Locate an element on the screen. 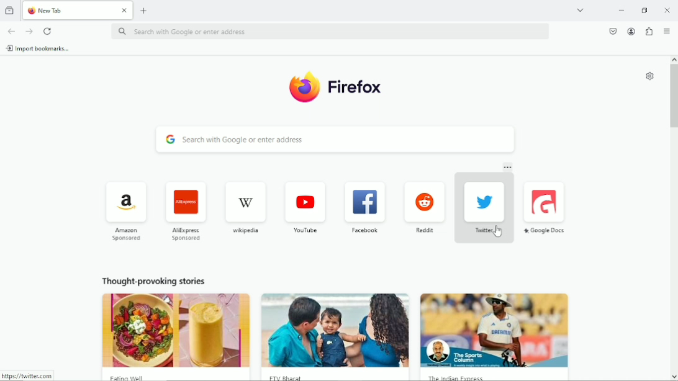 The height and width of the screenshot is (381, 678). new tab is located at coordinates (144, 10).